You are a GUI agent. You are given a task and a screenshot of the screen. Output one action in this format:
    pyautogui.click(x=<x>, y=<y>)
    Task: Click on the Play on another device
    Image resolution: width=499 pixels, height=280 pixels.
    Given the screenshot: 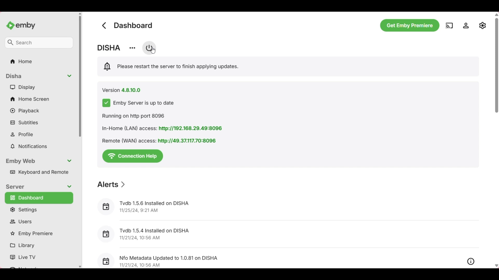 What is the action you would take?
    pyautogui.click(x=449, y=25)
    